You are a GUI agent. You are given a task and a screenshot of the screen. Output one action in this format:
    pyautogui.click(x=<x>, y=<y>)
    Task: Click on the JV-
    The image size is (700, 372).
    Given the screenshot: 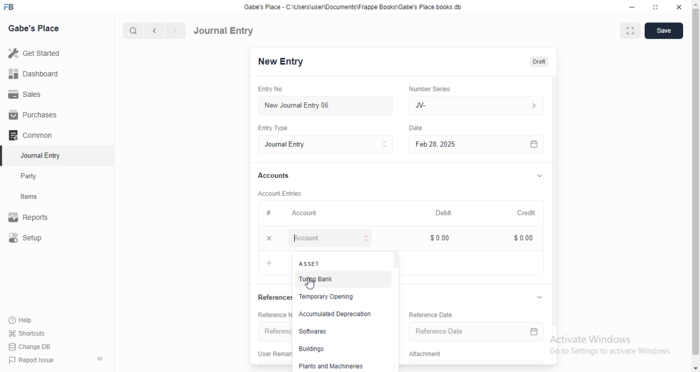 What is the action you would take?
    pyautogui.click(x=478, y=104)
    